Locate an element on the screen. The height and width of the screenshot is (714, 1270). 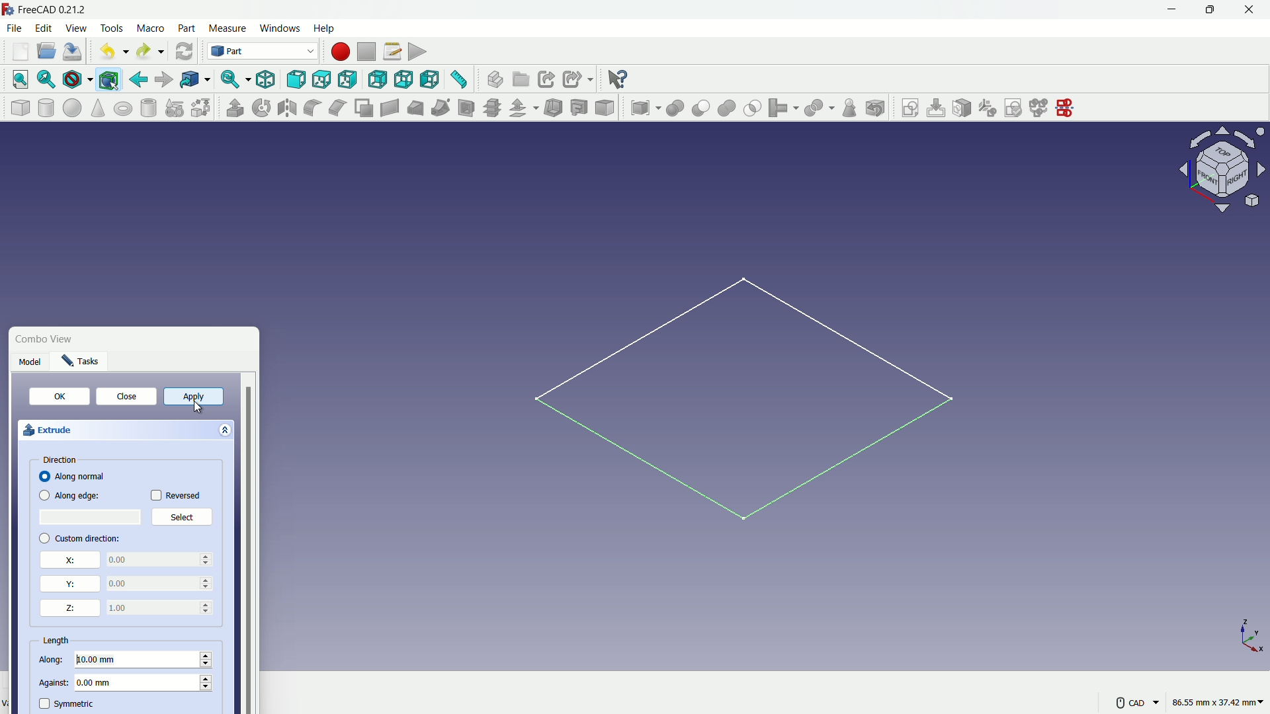
stop macros is located at coordinates (366, 52).